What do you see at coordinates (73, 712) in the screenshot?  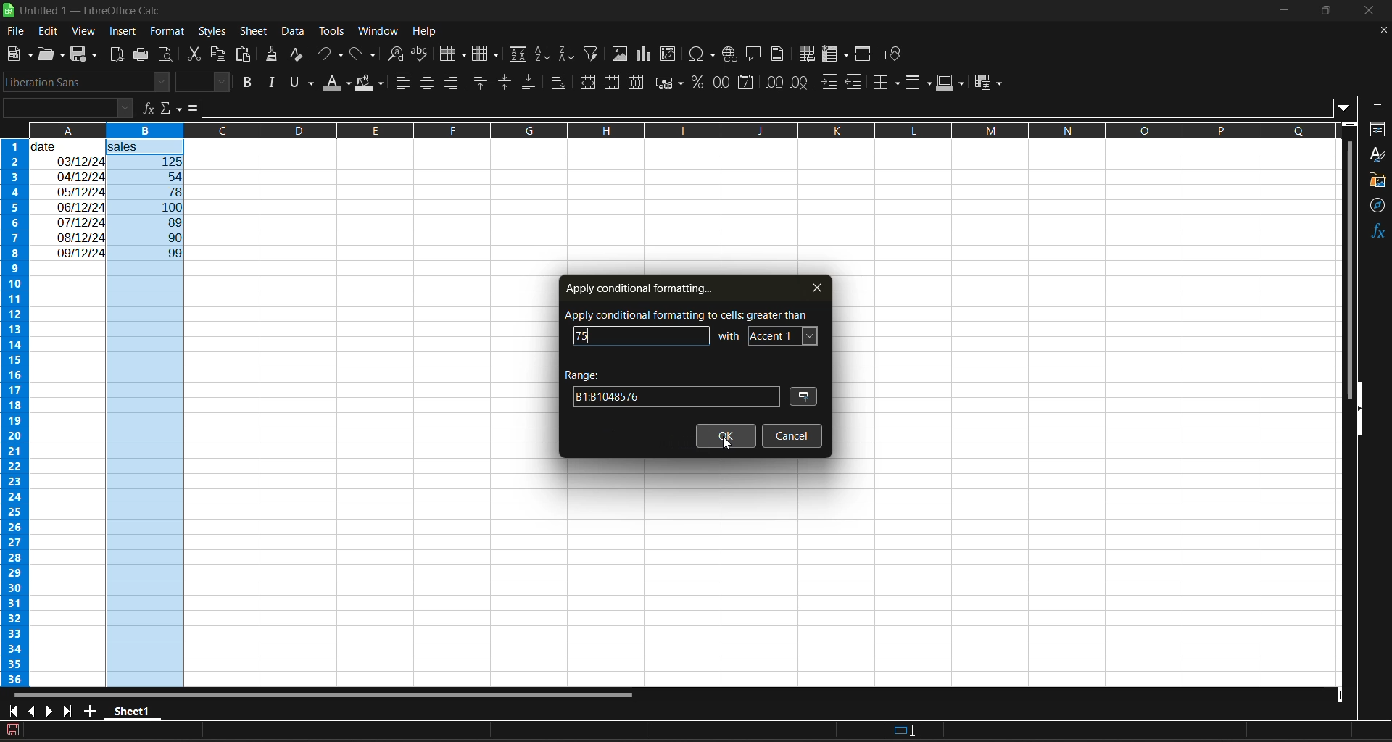 I see `scroll to last sheet` at bounding box center [73, 712].